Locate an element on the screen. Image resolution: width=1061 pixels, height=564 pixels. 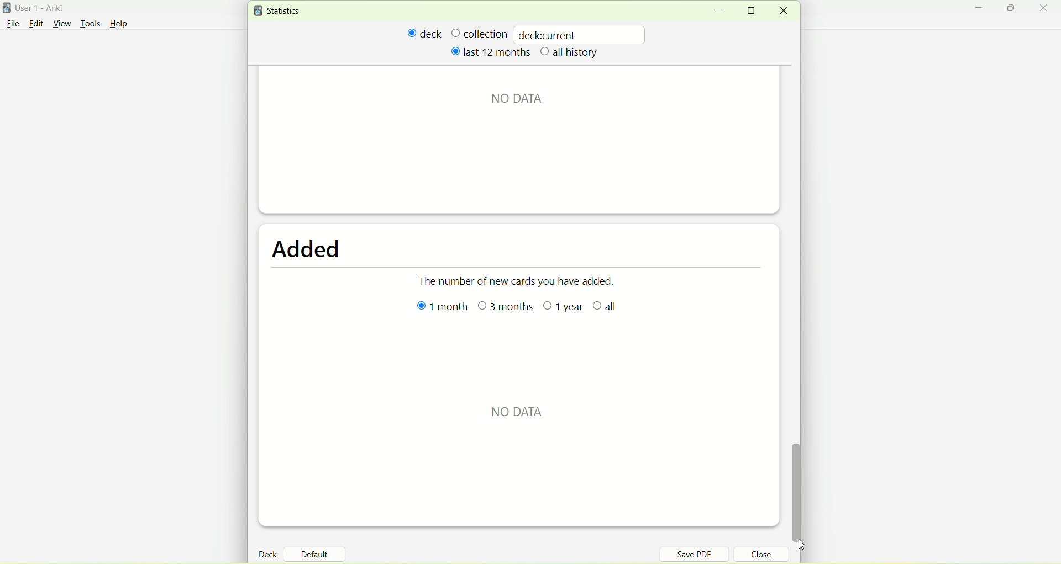
edit is located at coordinates (36, 23).